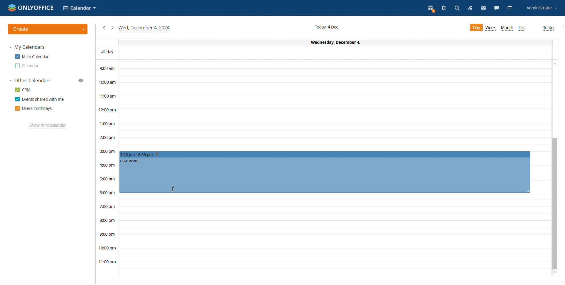  Describe the element at coordinates (172, 188) in the screenshot. I see `cursor` at that location.